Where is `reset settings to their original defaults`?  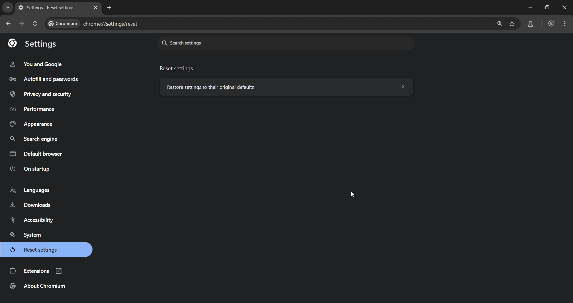 reset settings to their original defaults is located at coordinates (285, 87).